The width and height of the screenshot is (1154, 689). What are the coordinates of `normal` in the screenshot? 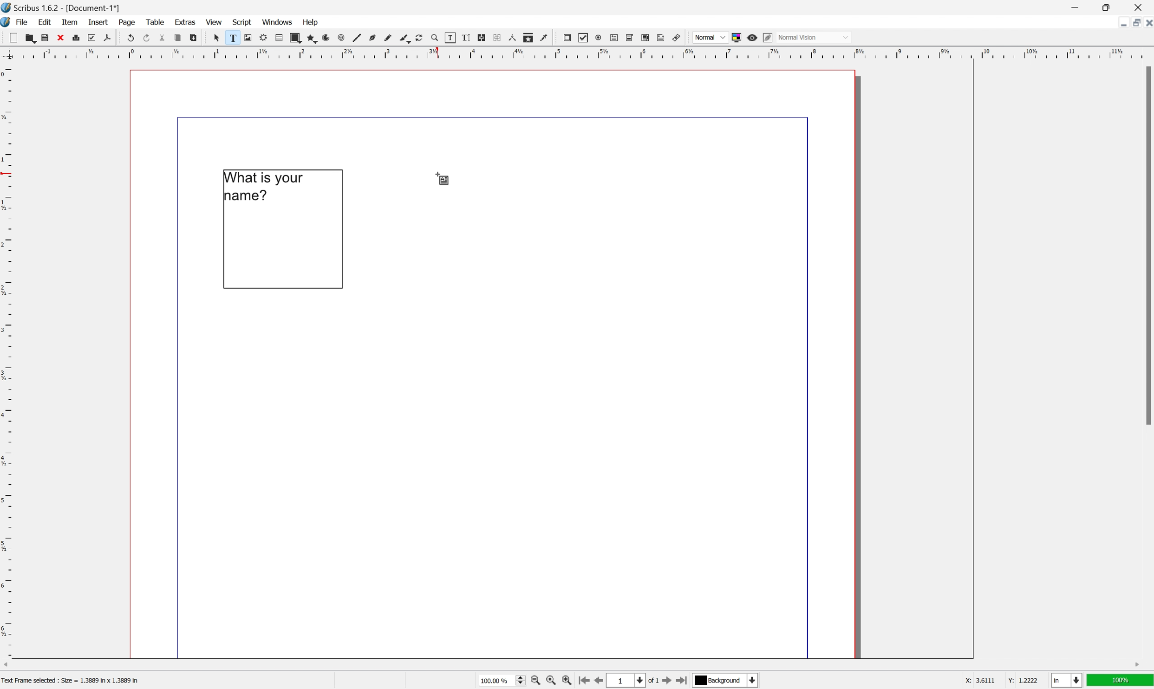 It's located at (711, 37).